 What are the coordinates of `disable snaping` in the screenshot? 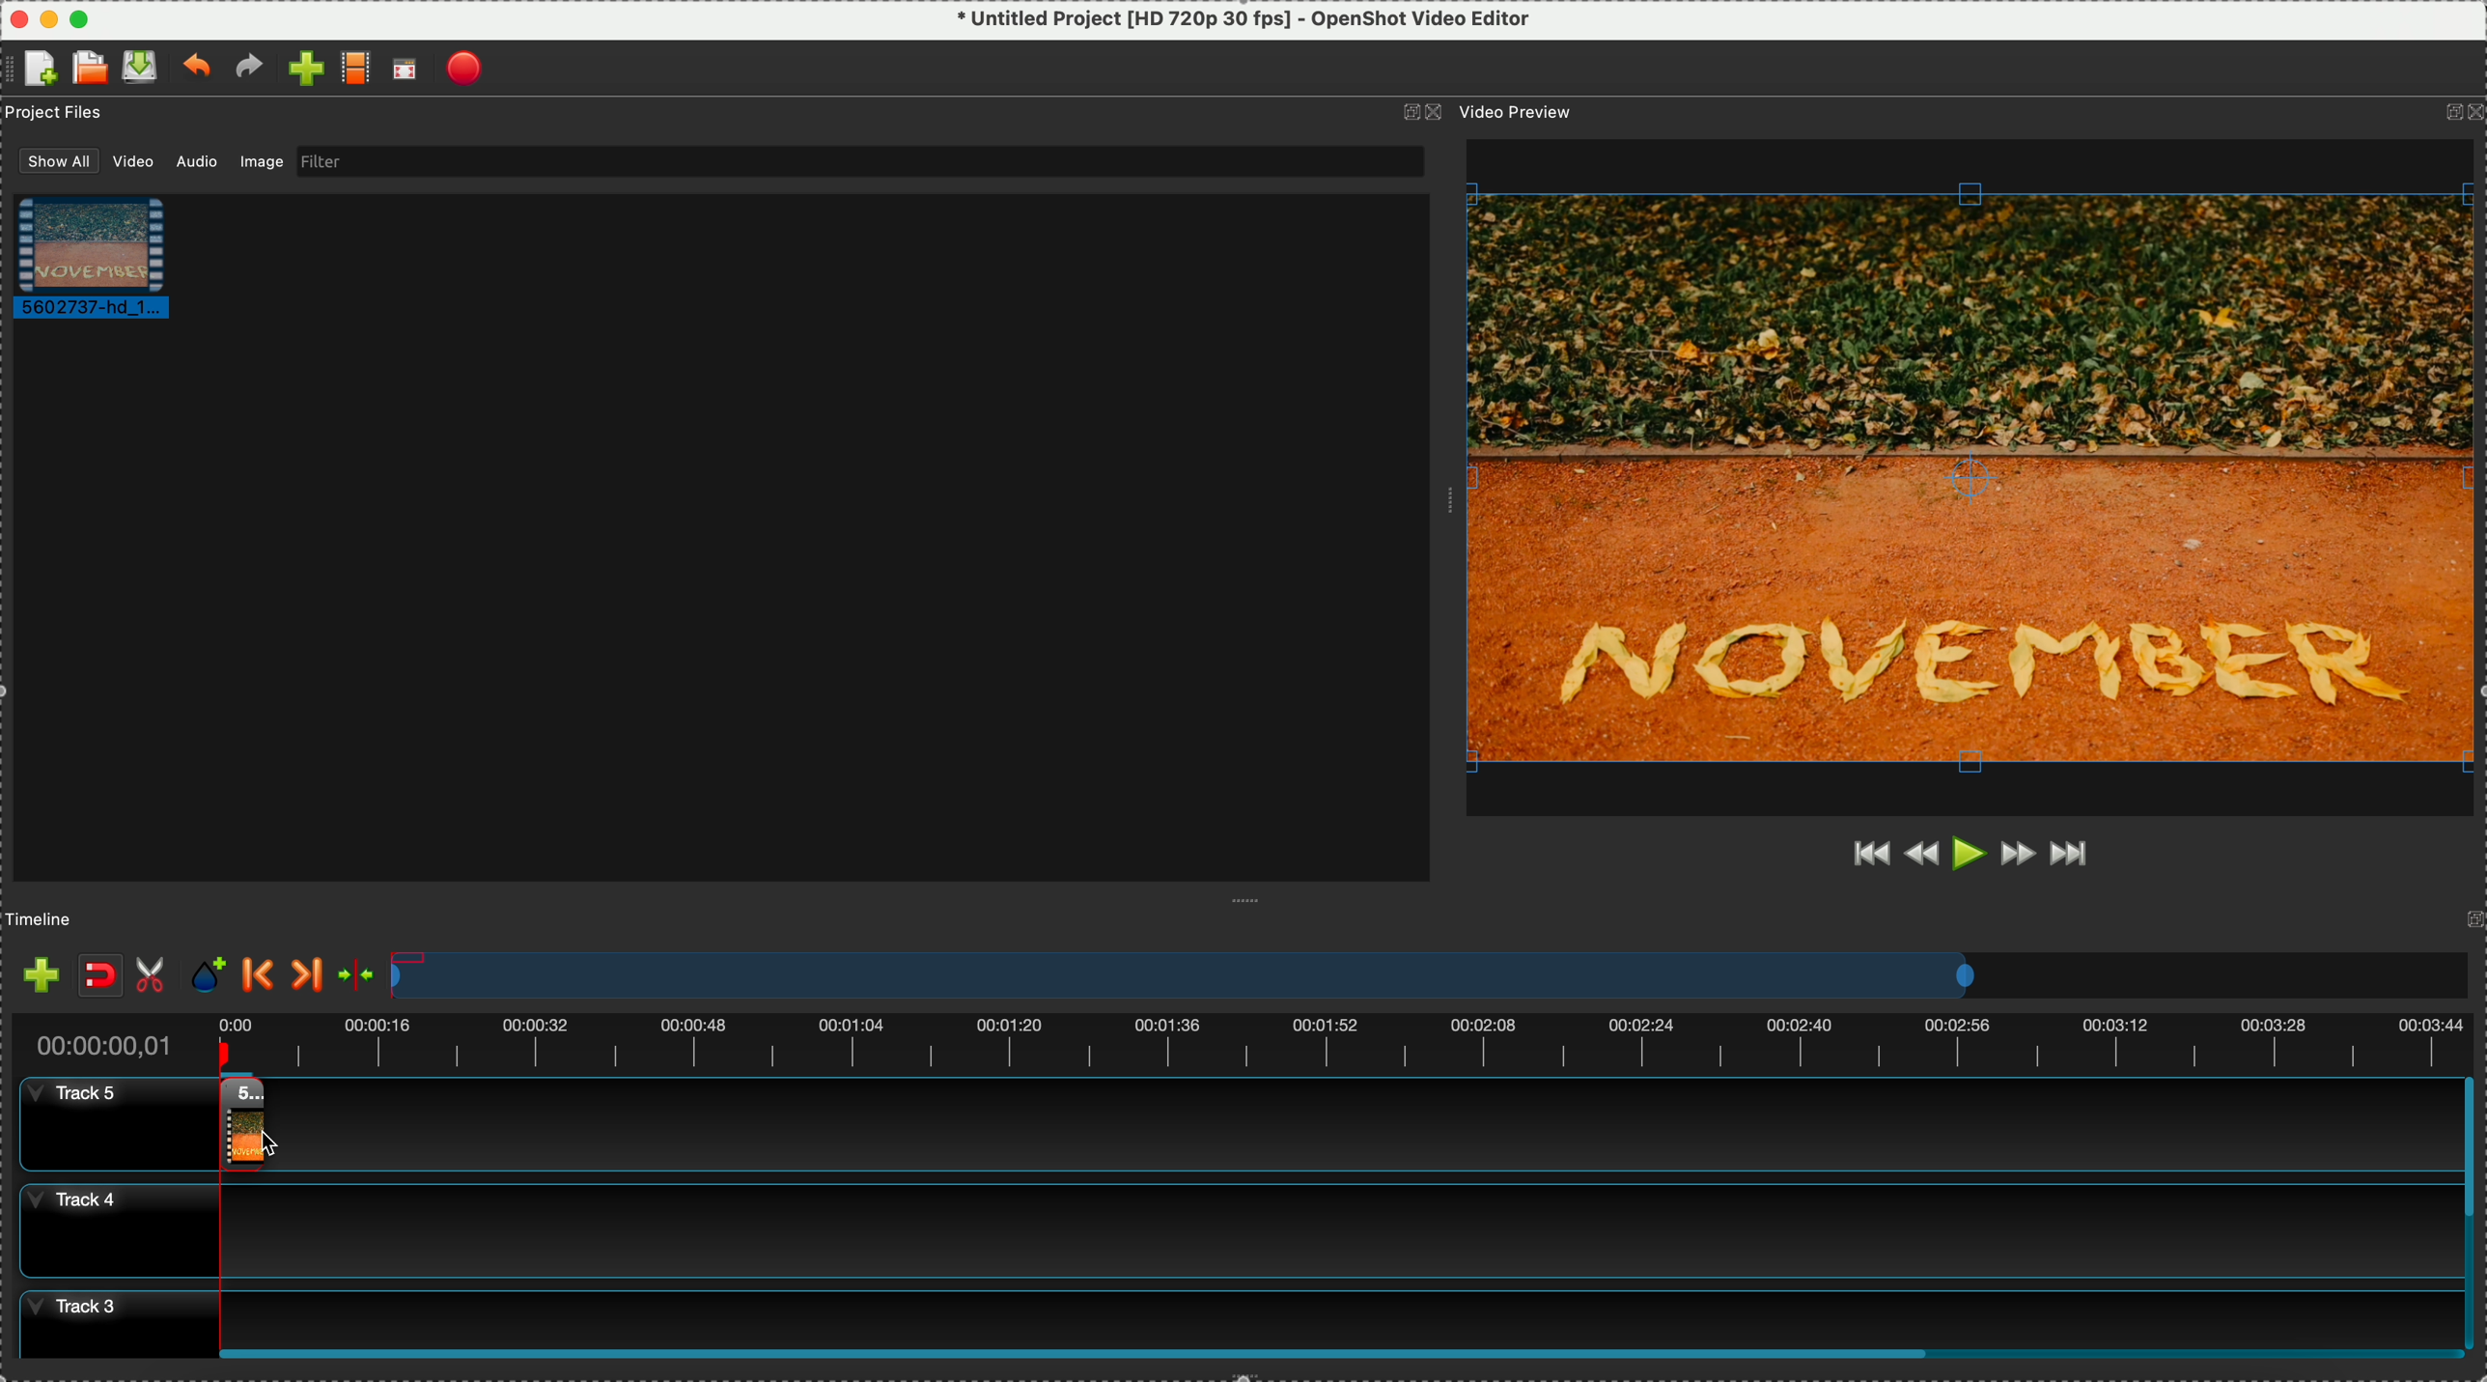 It's located at (100, 975).